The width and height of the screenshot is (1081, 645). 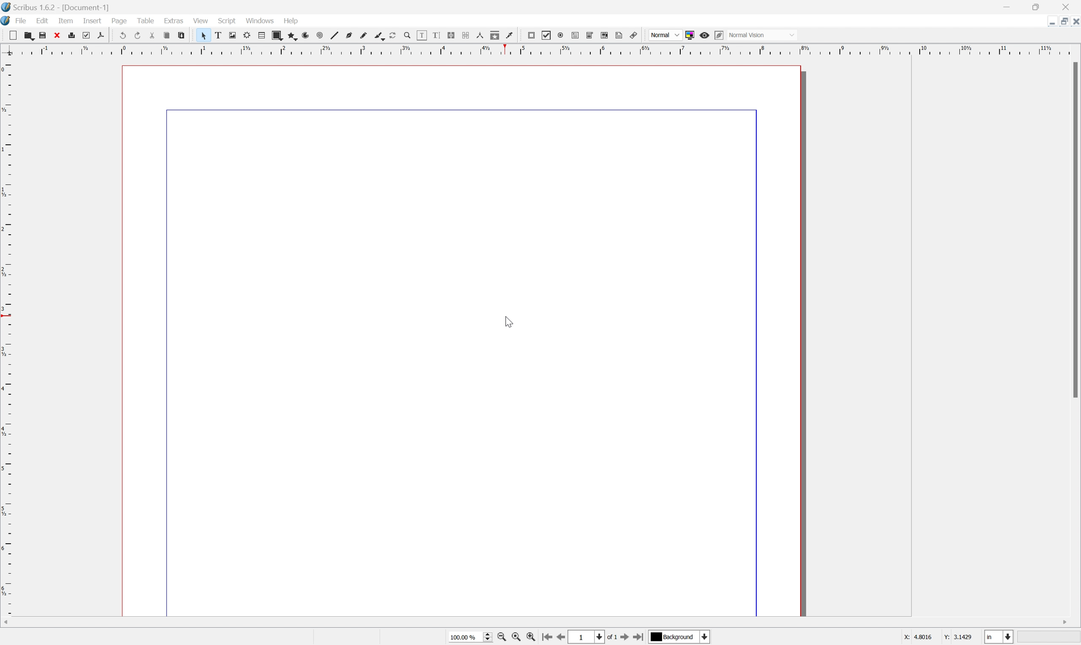 What do you see at coordinates (173, 21) in the screenshot?
I see `extras` at bounding box center [173, 21].